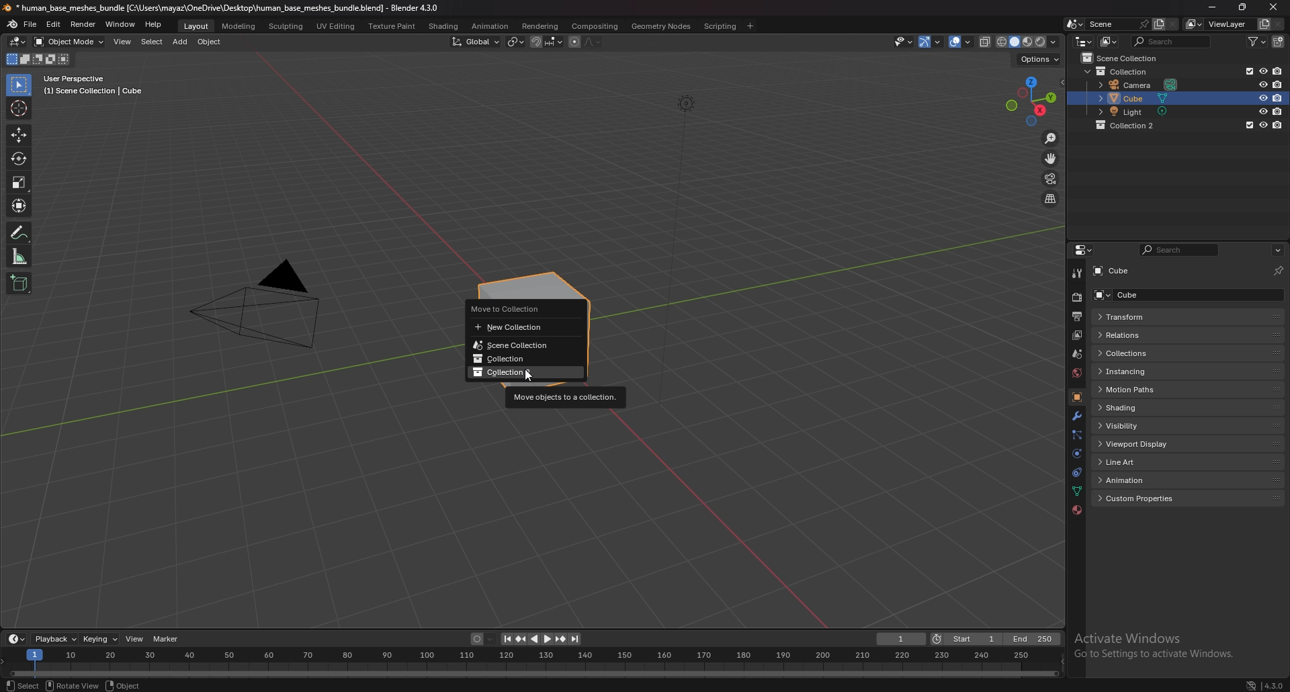 This screenshot has height=692, width=1290. What do you see at coordinates (1104, 24) in the screenshot?
I see `scene` at bounding box center [1104, 24].